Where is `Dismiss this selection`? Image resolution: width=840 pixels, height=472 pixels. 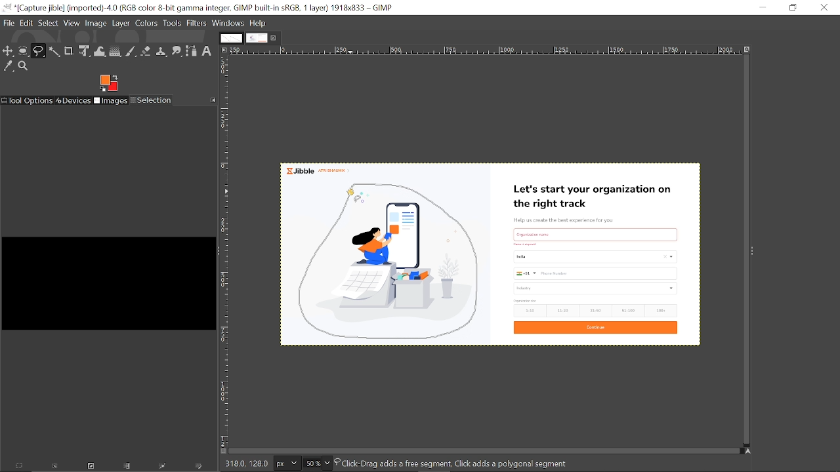 Dismiss this selection is located at coordinates (54, 467).